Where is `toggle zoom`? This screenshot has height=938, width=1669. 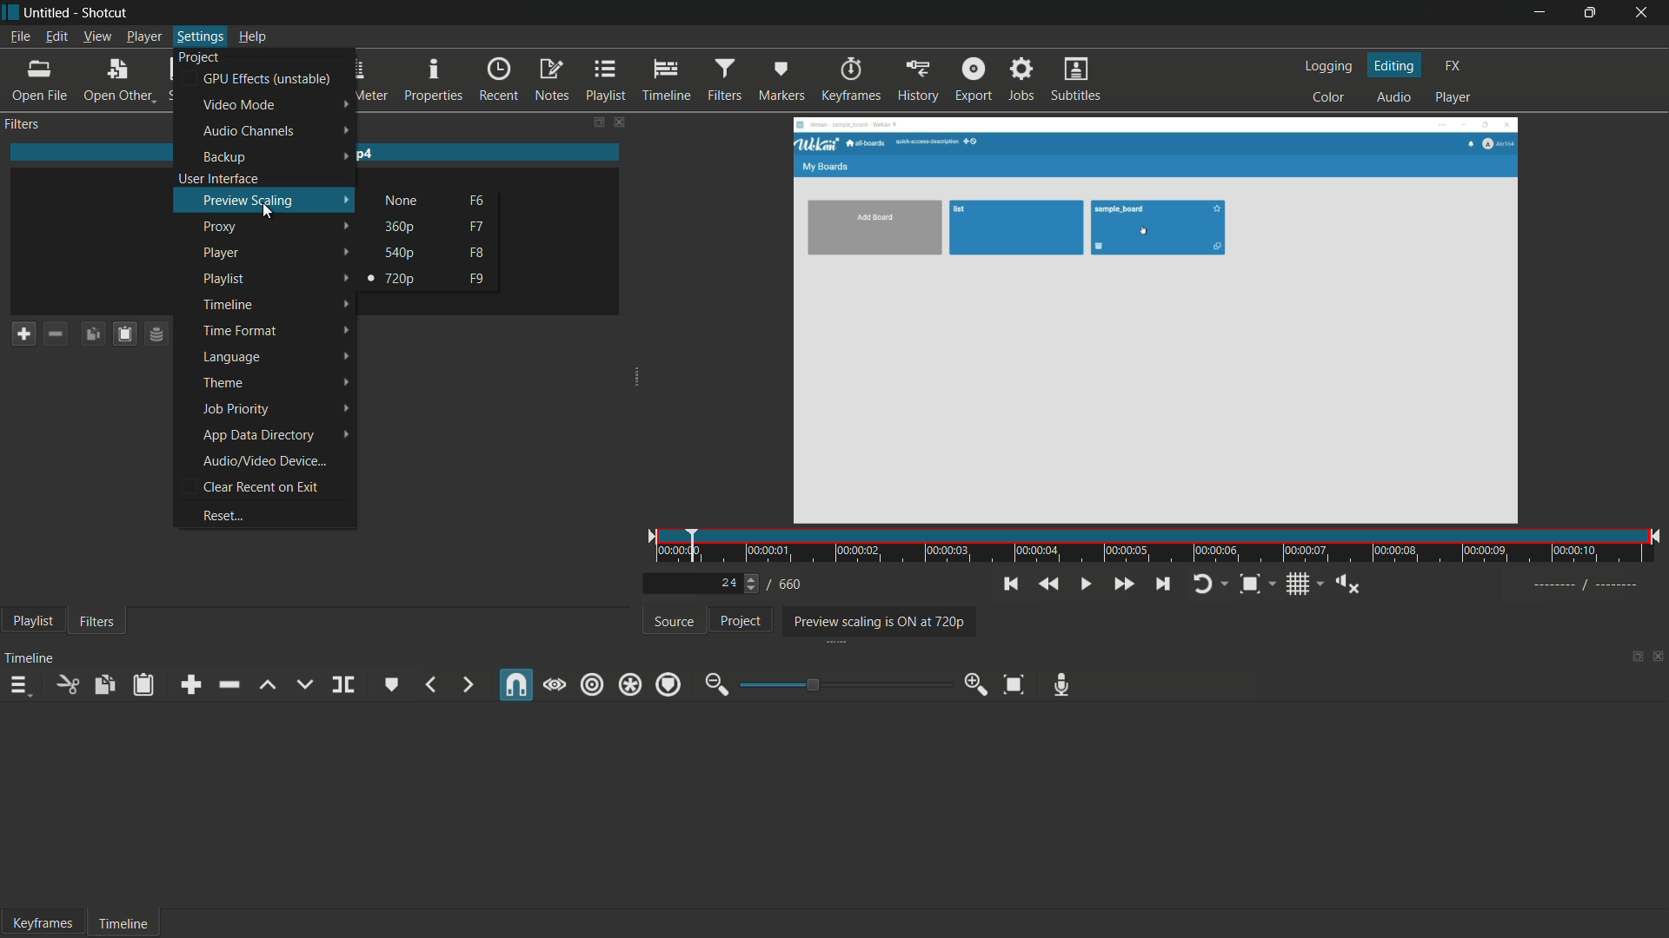
toggle zoom is located at coordinates (1249, 585).